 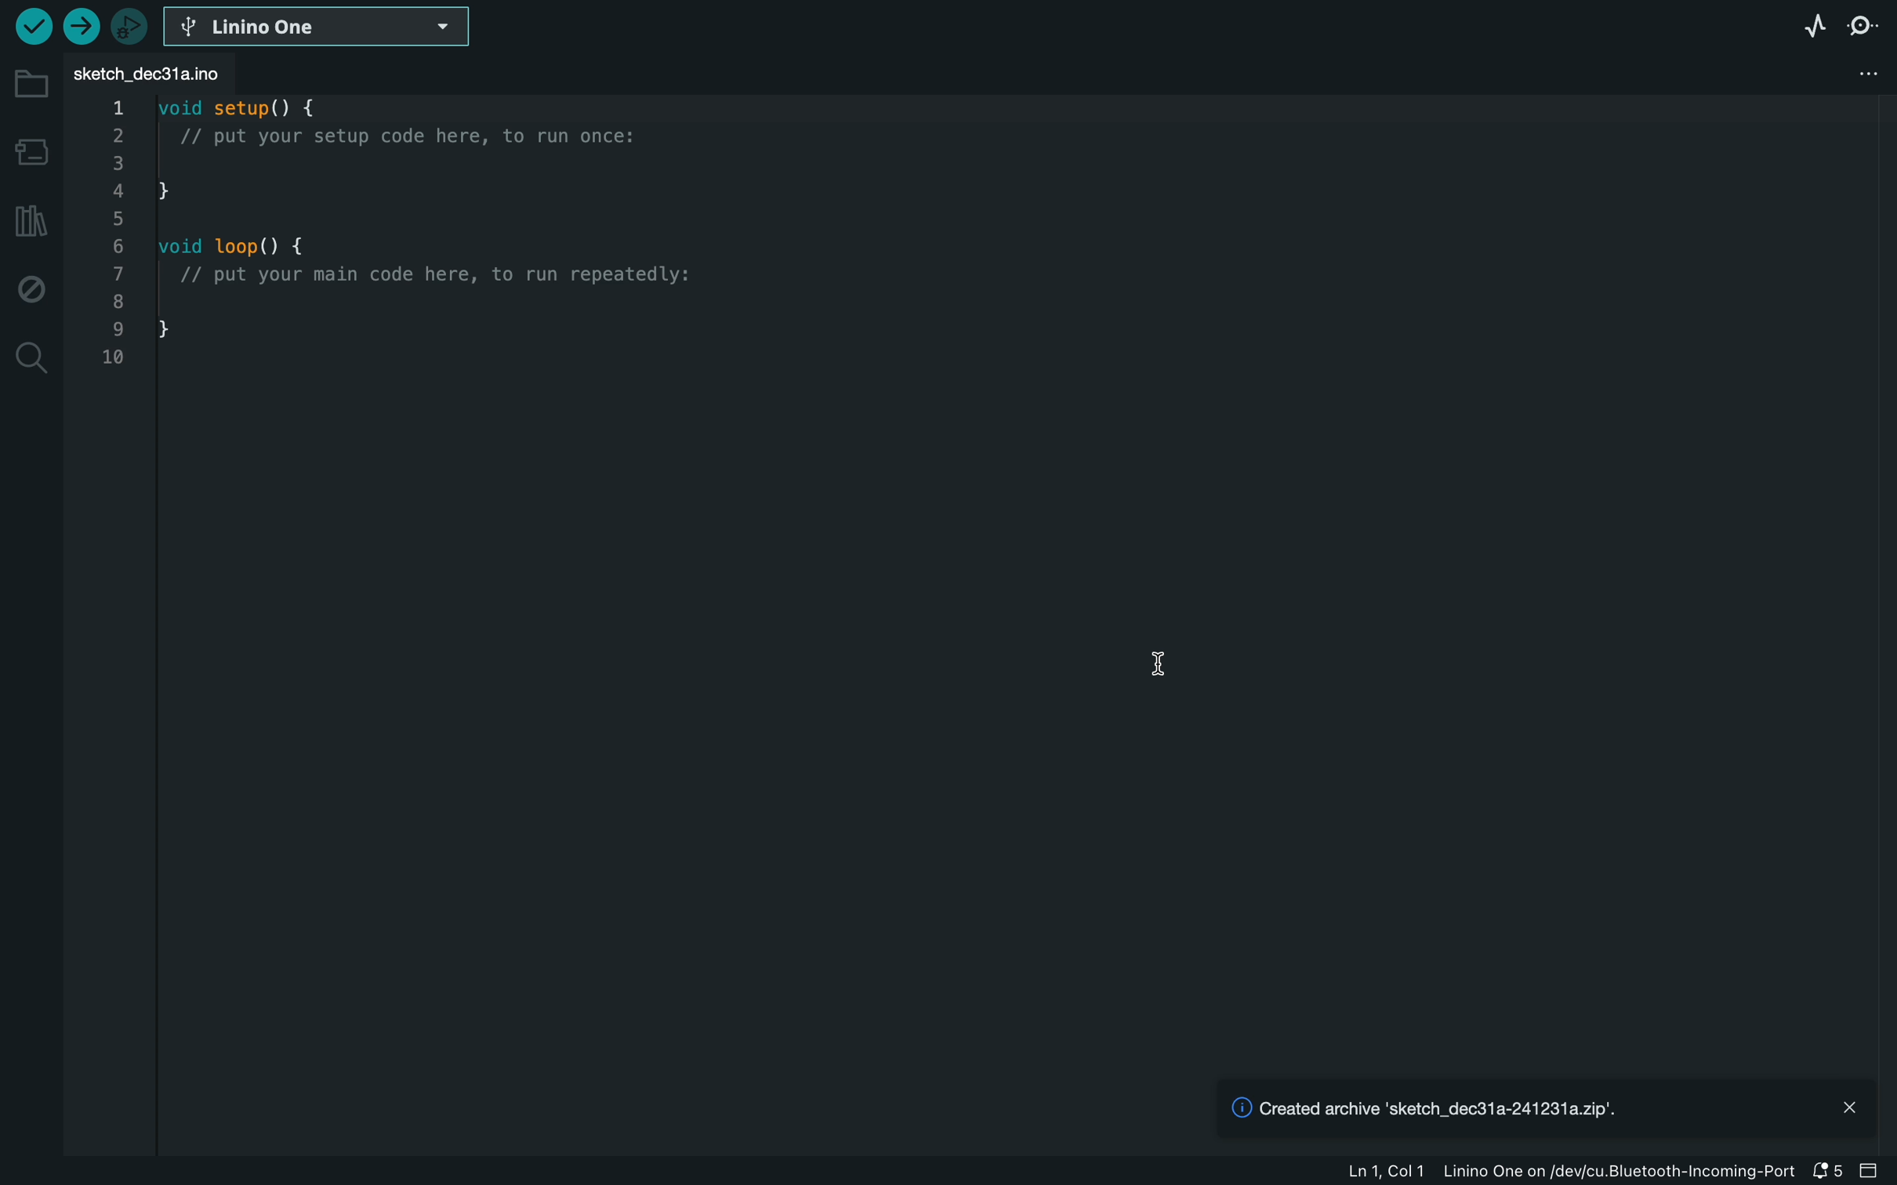 What do you see at coordinates (32, 288) in the screenshot?
I see `debug` at bounding box center [32, 288].